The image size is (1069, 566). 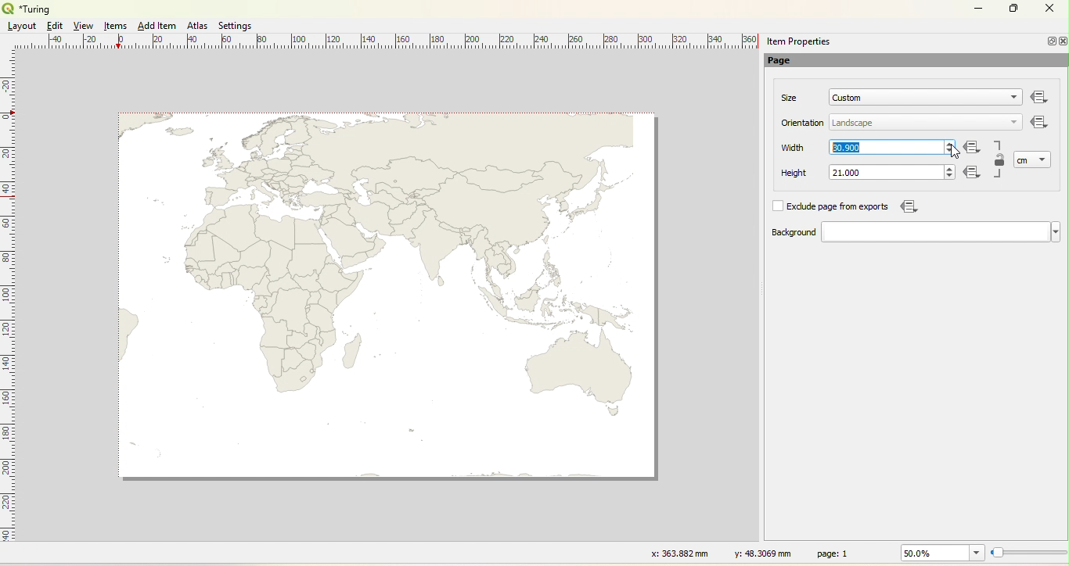 I want to click on Layout, so click(x=22, y=26).